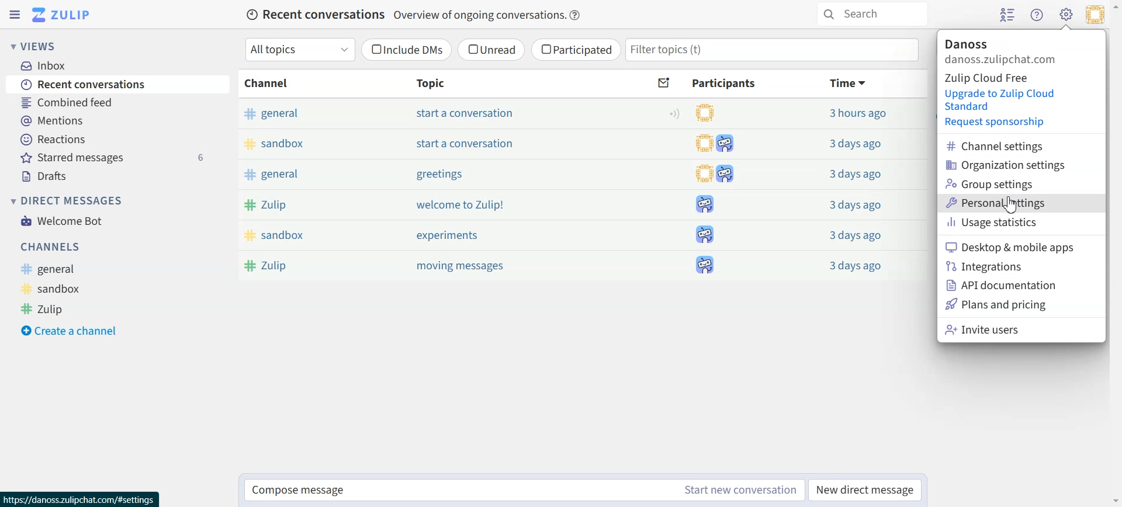 Image resolution: width=1122 pixels, height=507 pixels. I want to click on Help menu, so click(1037, 15).